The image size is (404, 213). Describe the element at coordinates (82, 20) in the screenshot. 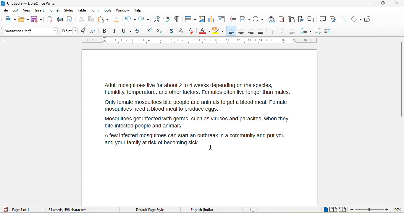

I see `cut` at that location.